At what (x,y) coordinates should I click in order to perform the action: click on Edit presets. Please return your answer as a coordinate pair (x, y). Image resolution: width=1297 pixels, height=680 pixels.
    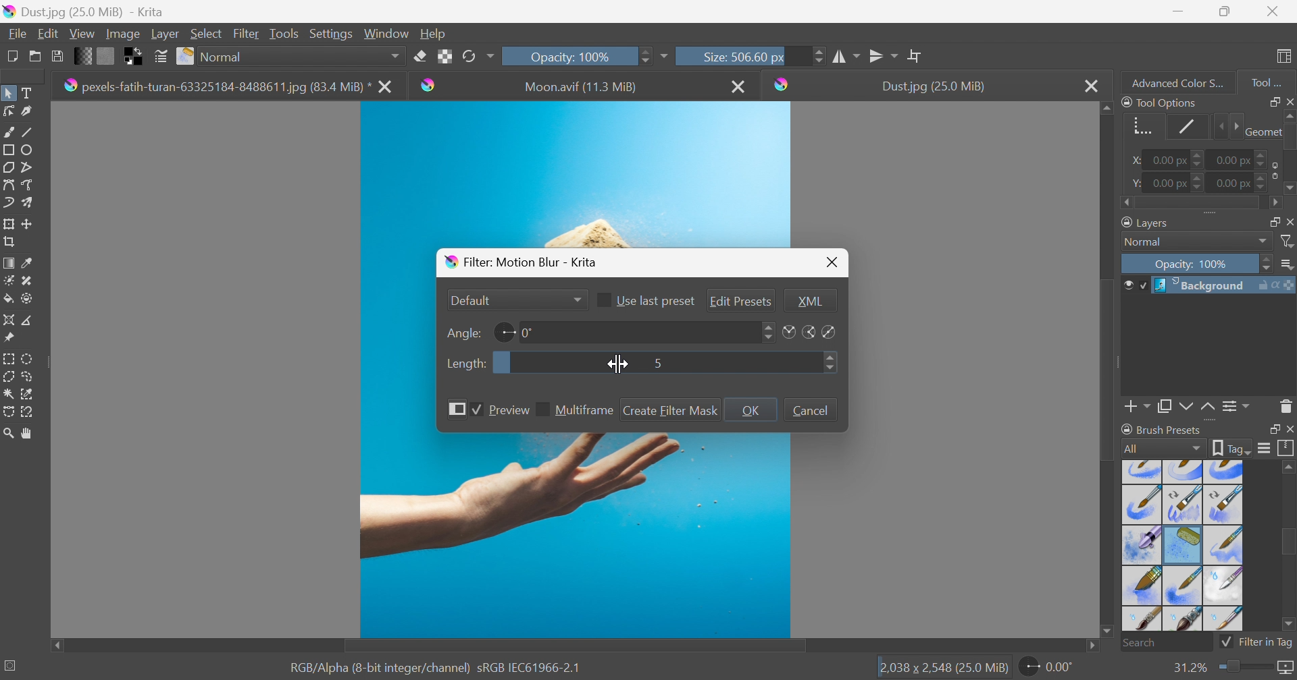
    Looking at the image, I should click on (741, 302).